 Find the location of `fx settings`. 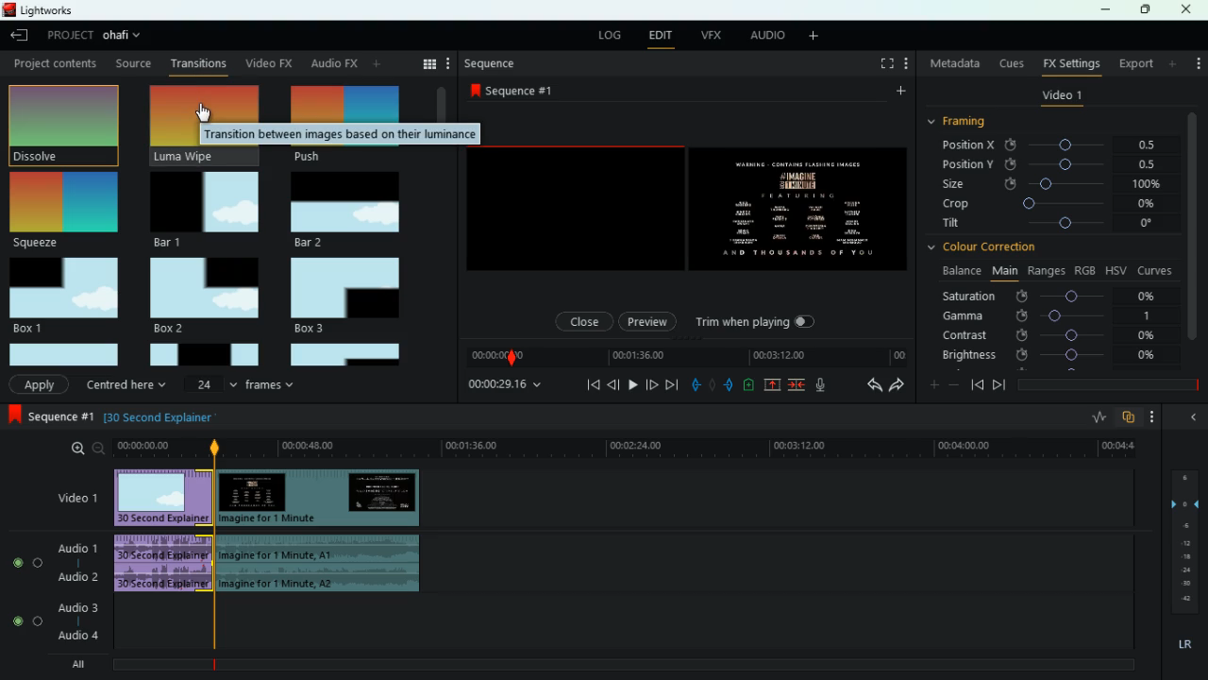

fx settings is located at coordinates (1070, 62).